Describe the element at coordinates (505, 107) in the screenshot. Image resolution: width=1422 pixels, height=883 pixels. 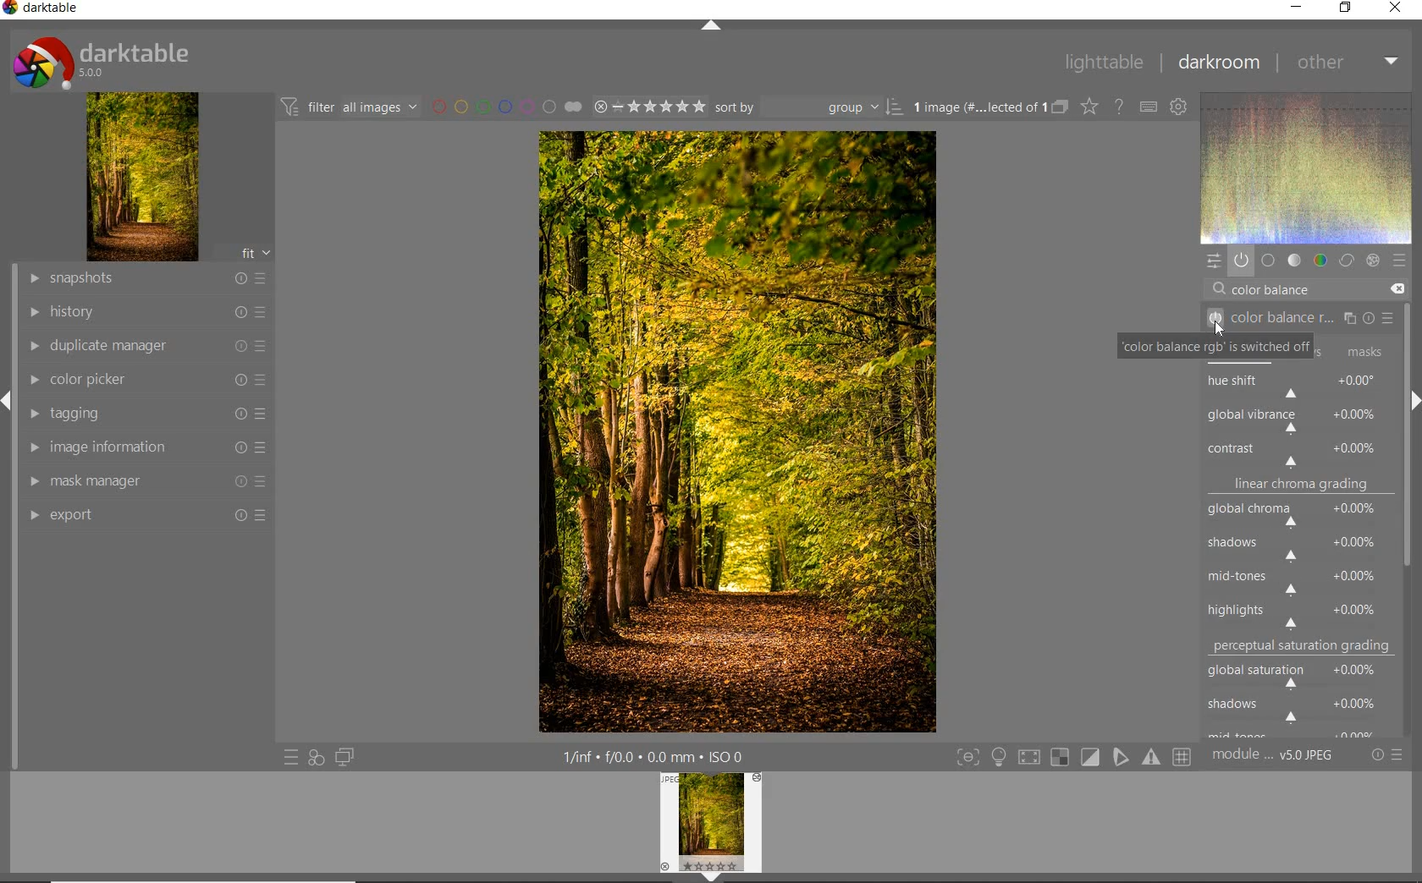
I see `filter by image color label` at that location.